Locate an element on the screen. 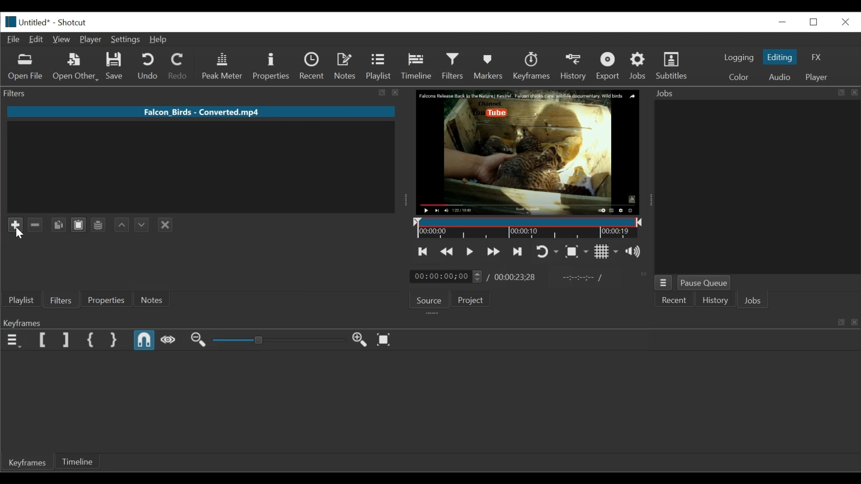 The image size is (861, 484). Set Second Simple Keyframe is located at coordinates (113, 340).